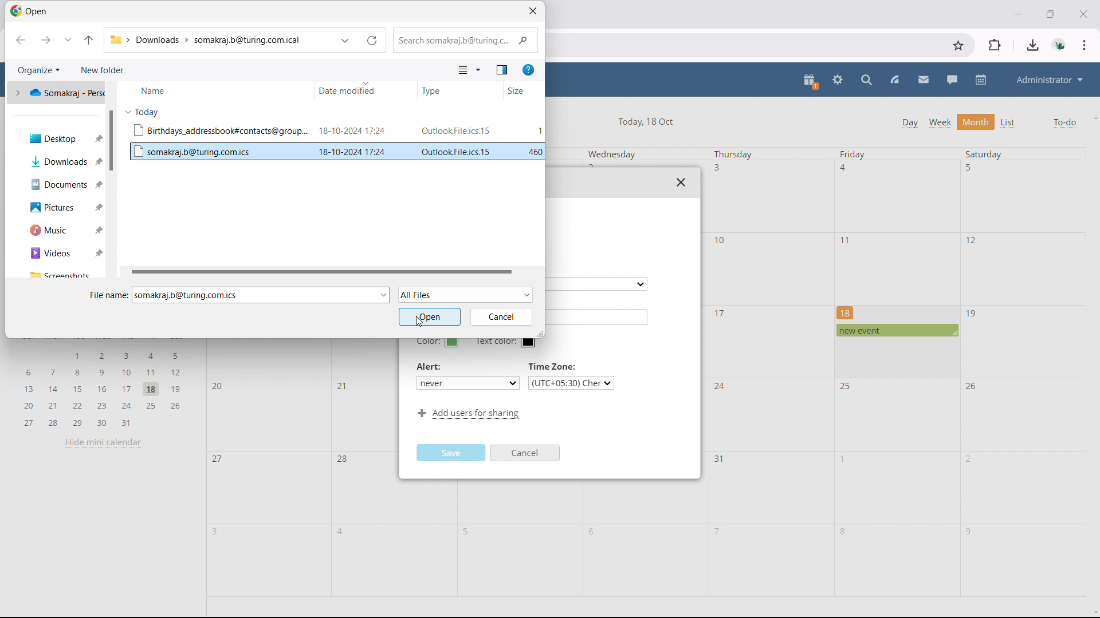 The height and width of the screenshot is (618, 1100). Describe the element at coordinates (103, 387) in the screenshot. I see `mini calendar` at that location.